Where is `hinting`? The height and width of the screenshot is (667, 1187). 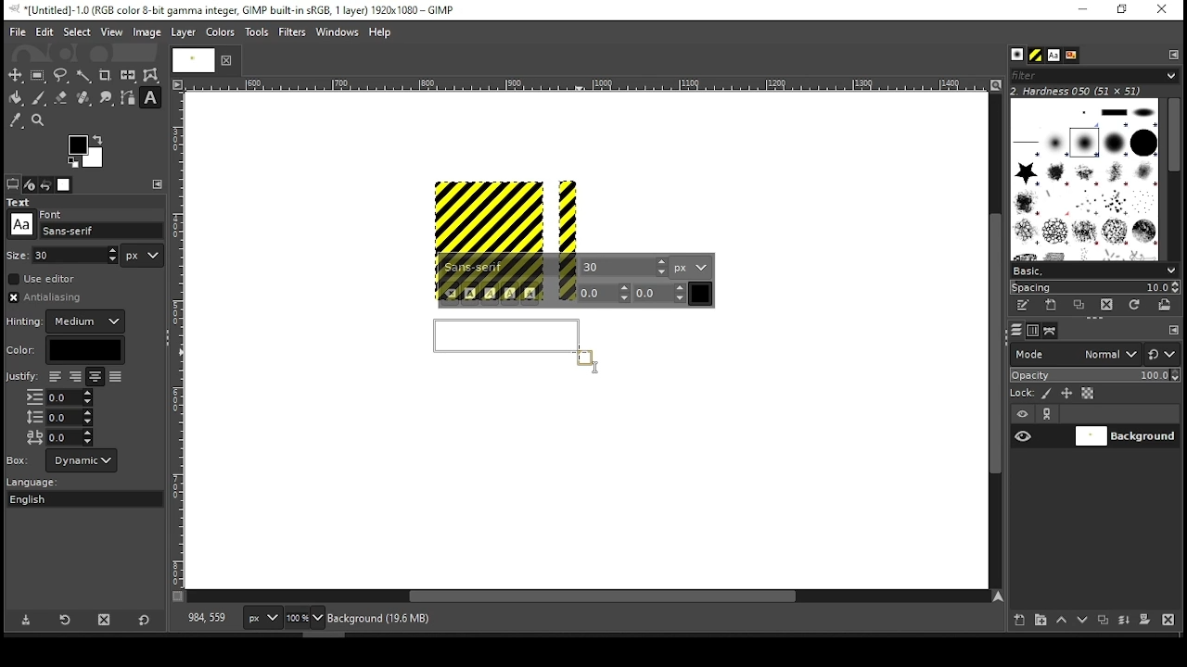 hinting is located at coordinates (68, 321).